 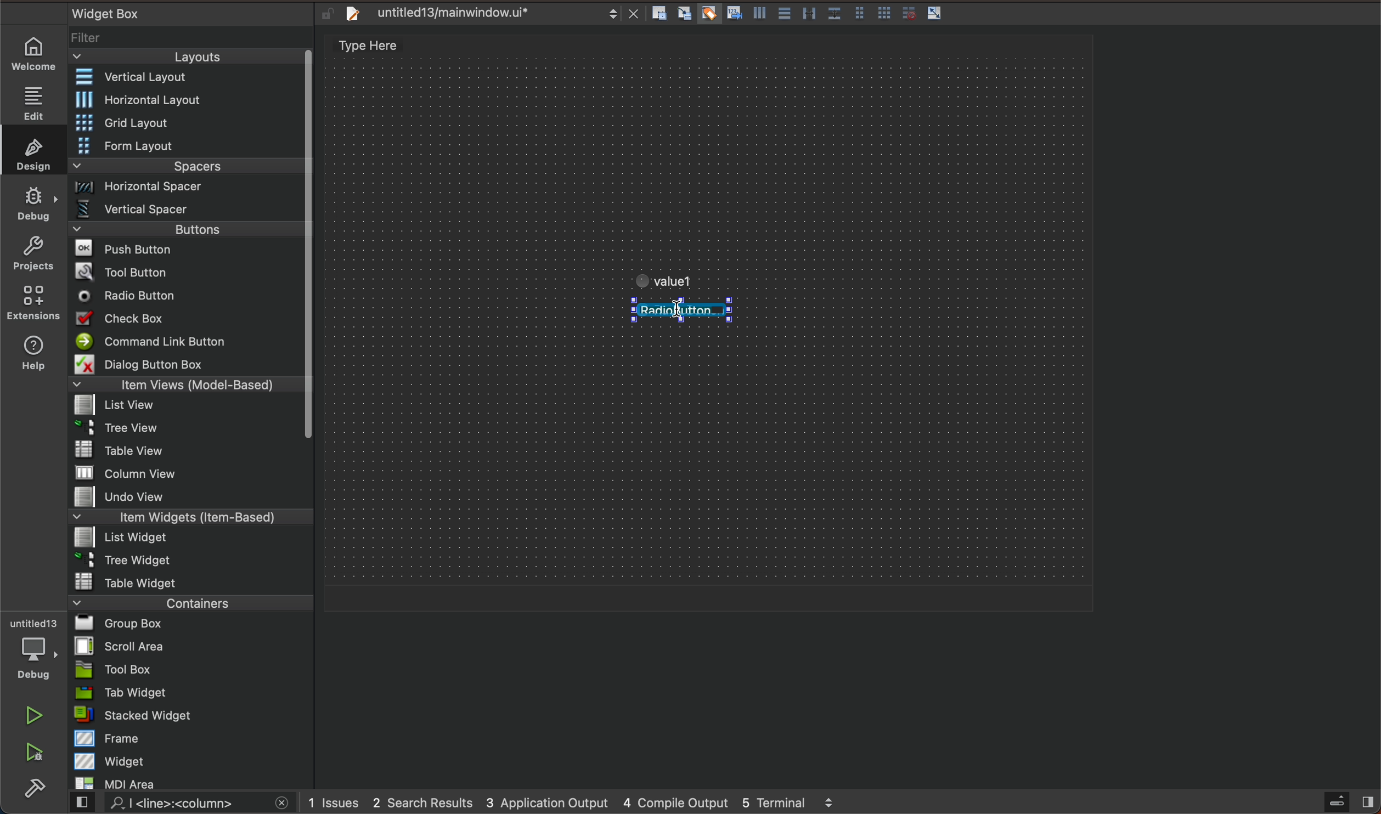 I want to click on undo view, so click(x=191, y=496).